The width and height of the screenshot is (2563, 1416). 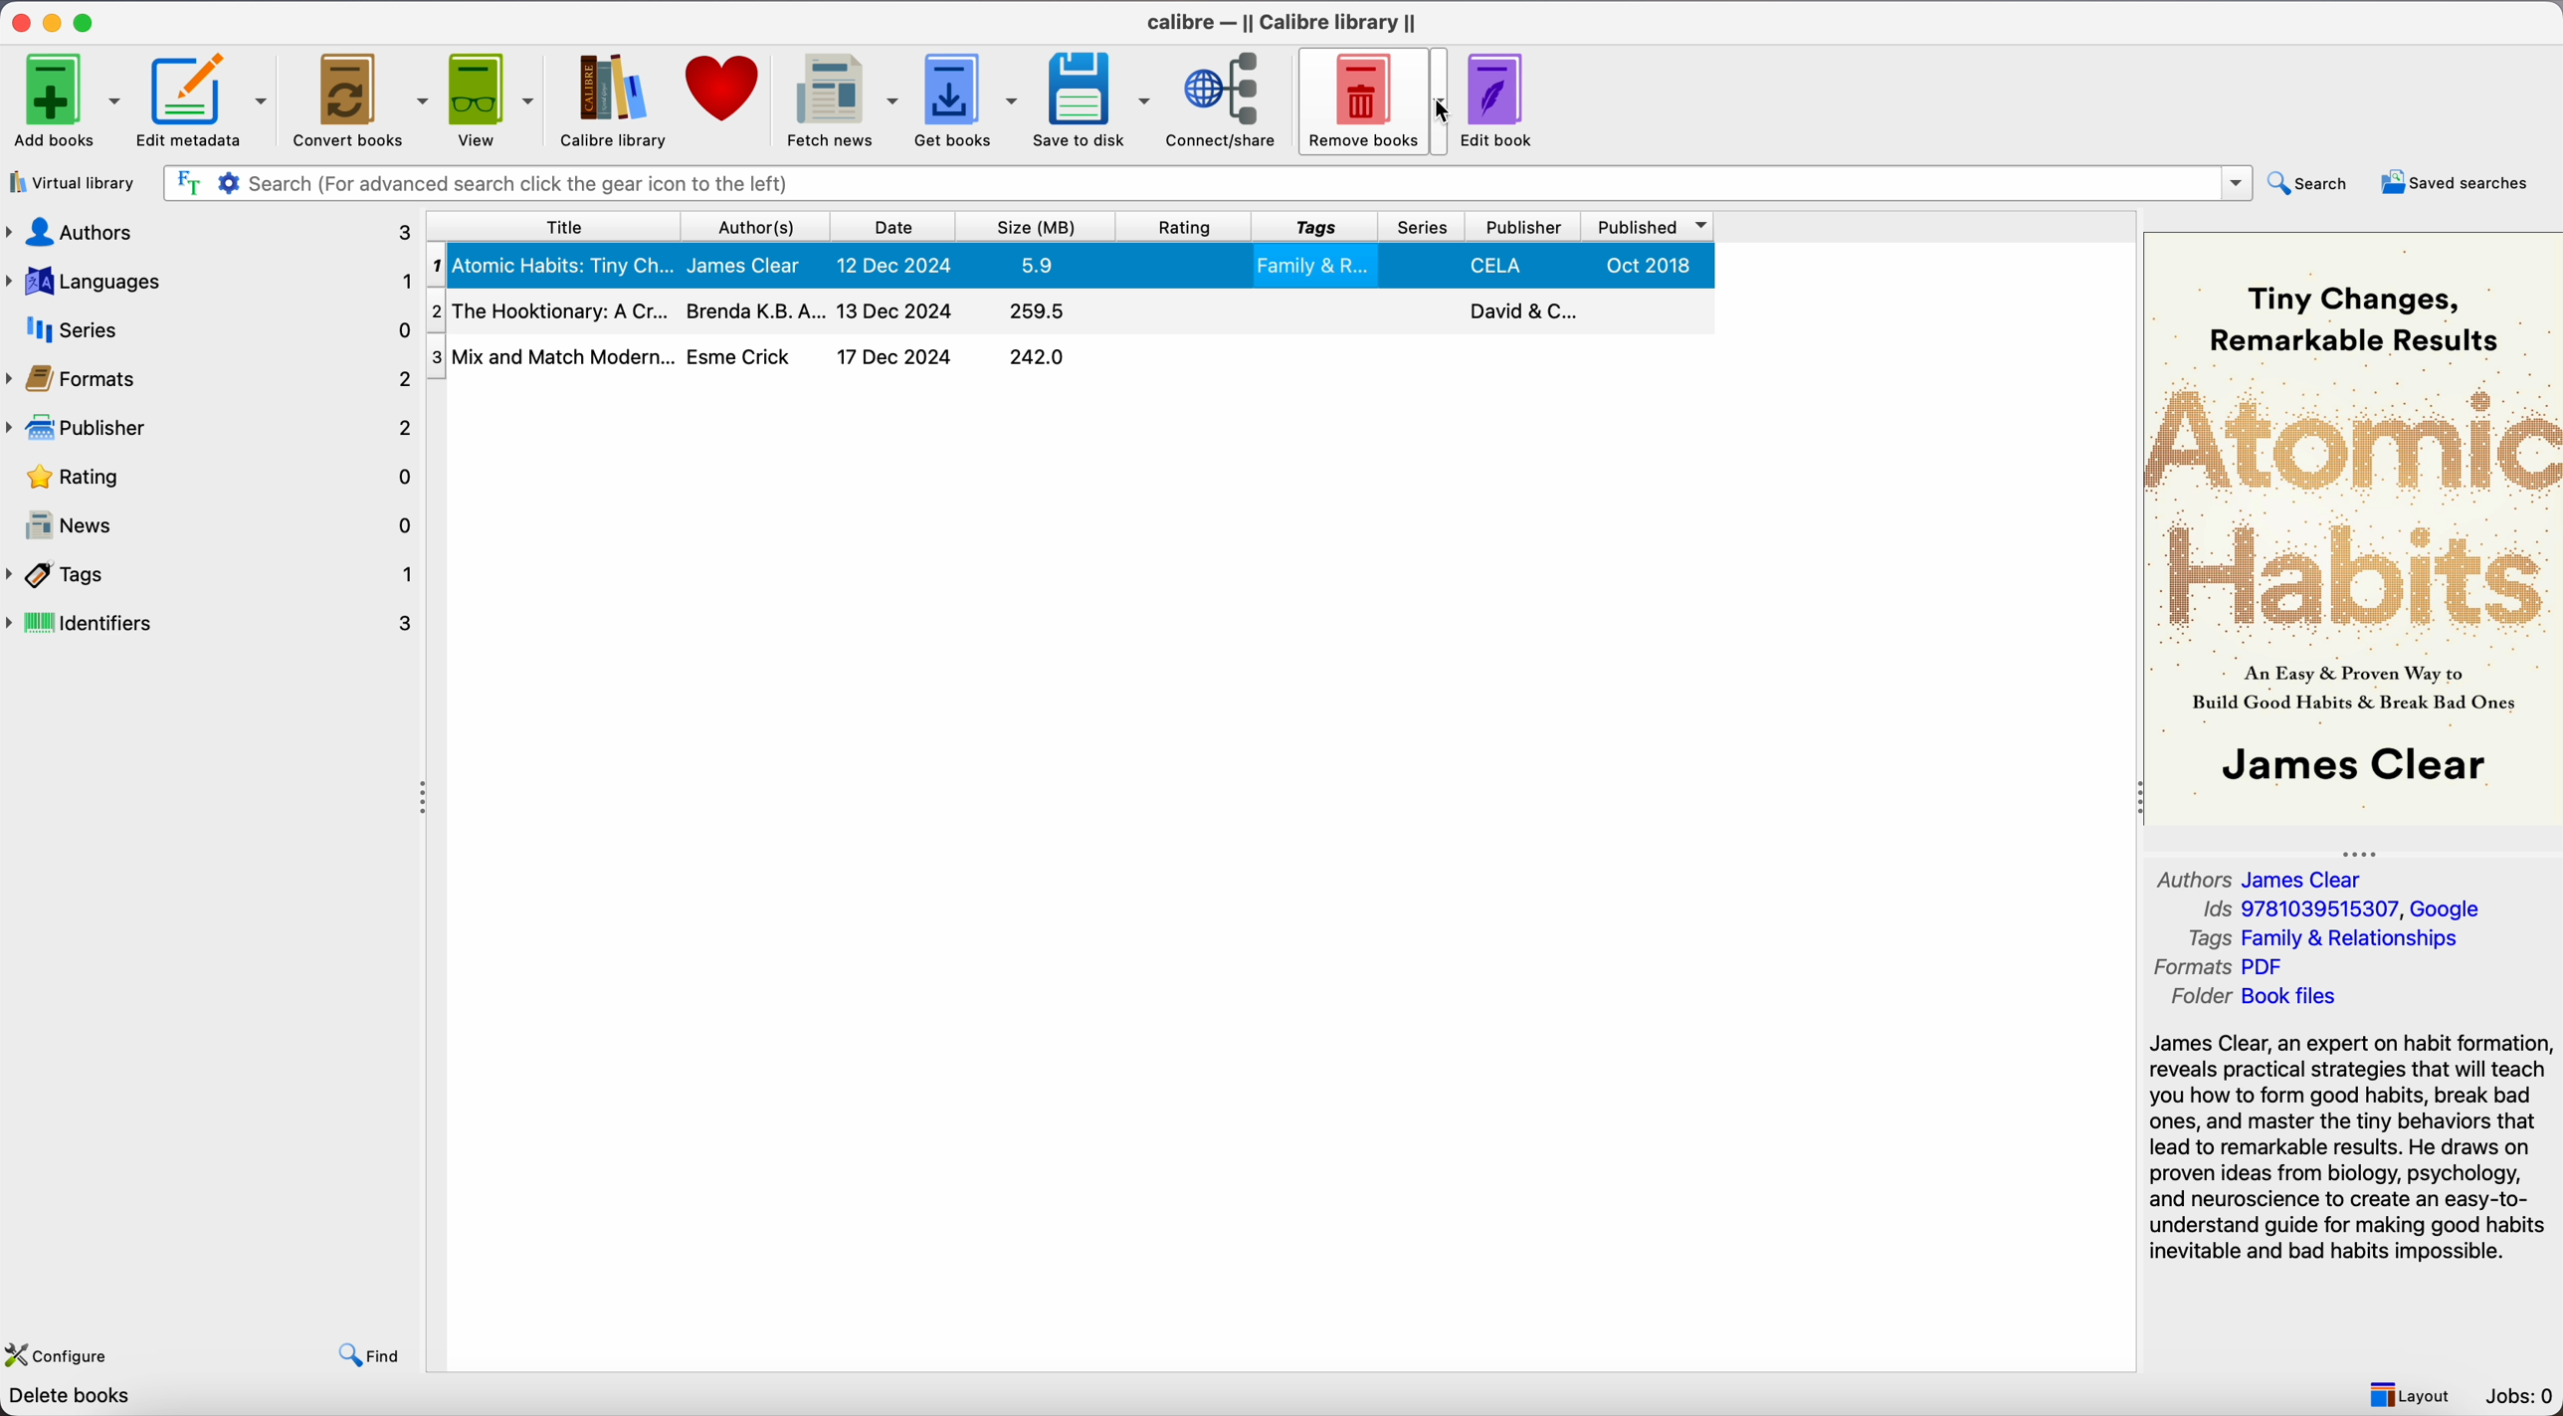 I want to click on virtual library, so click(x=74, y=184).